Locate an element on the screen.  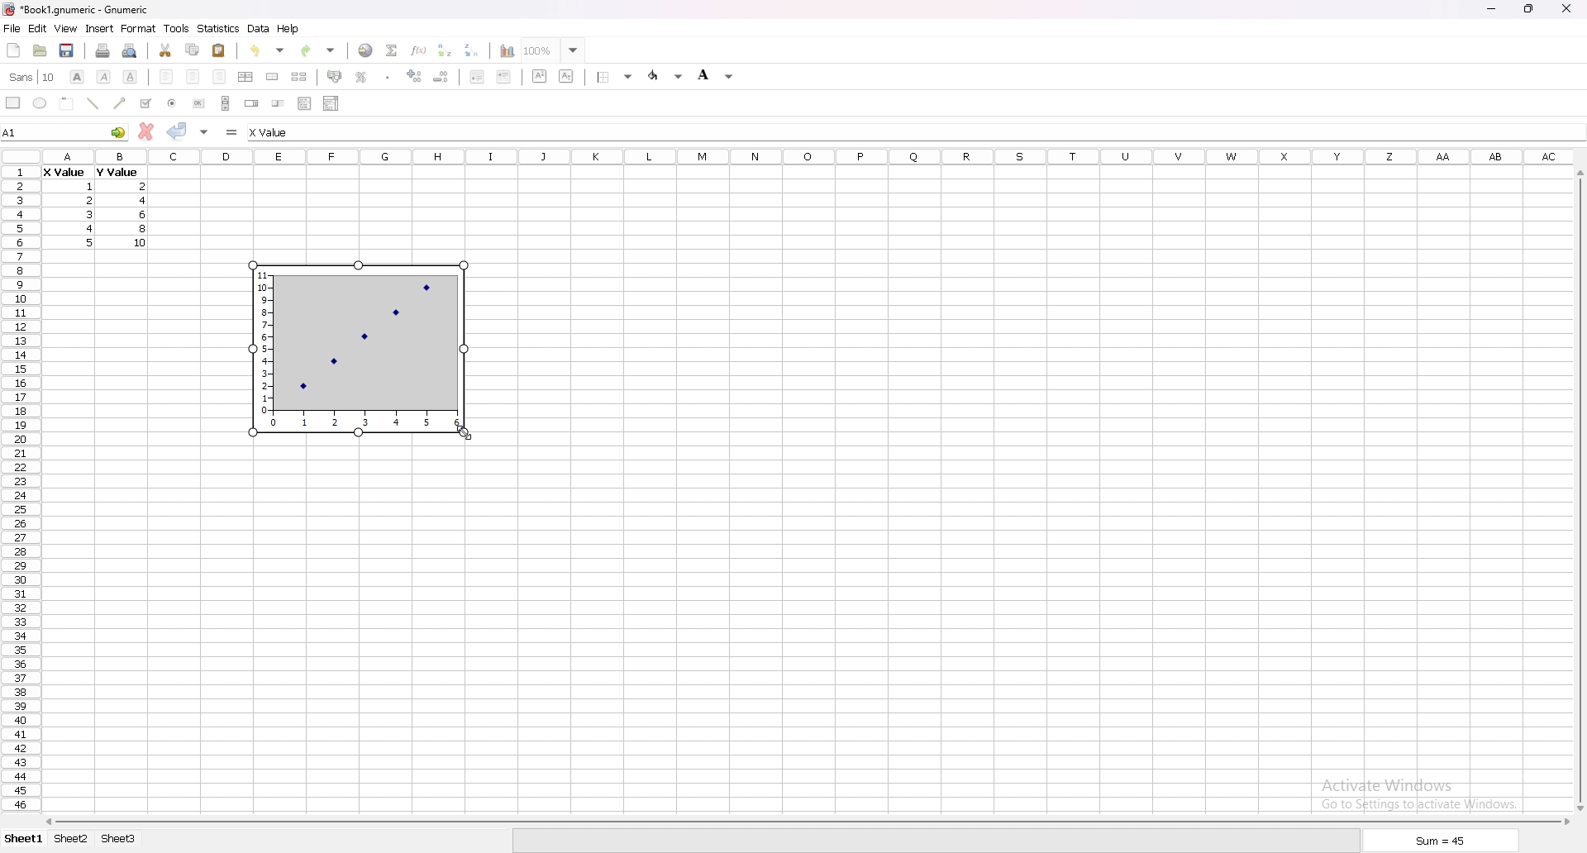
frame is located at coordinates (67, 102).